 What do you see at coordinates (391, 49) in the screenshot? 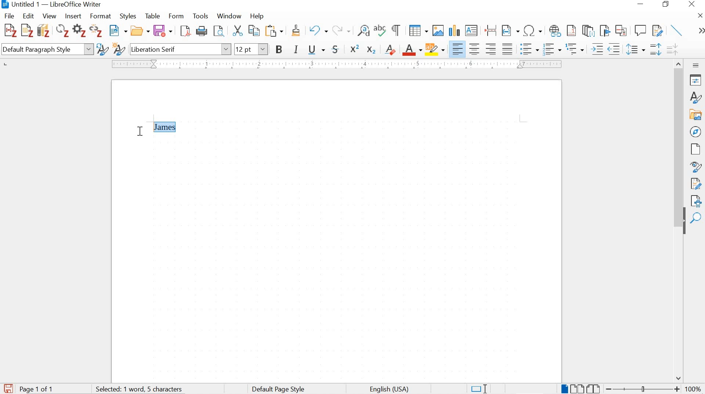
I see `clear direct formatting` at bounding box center [391, 49].